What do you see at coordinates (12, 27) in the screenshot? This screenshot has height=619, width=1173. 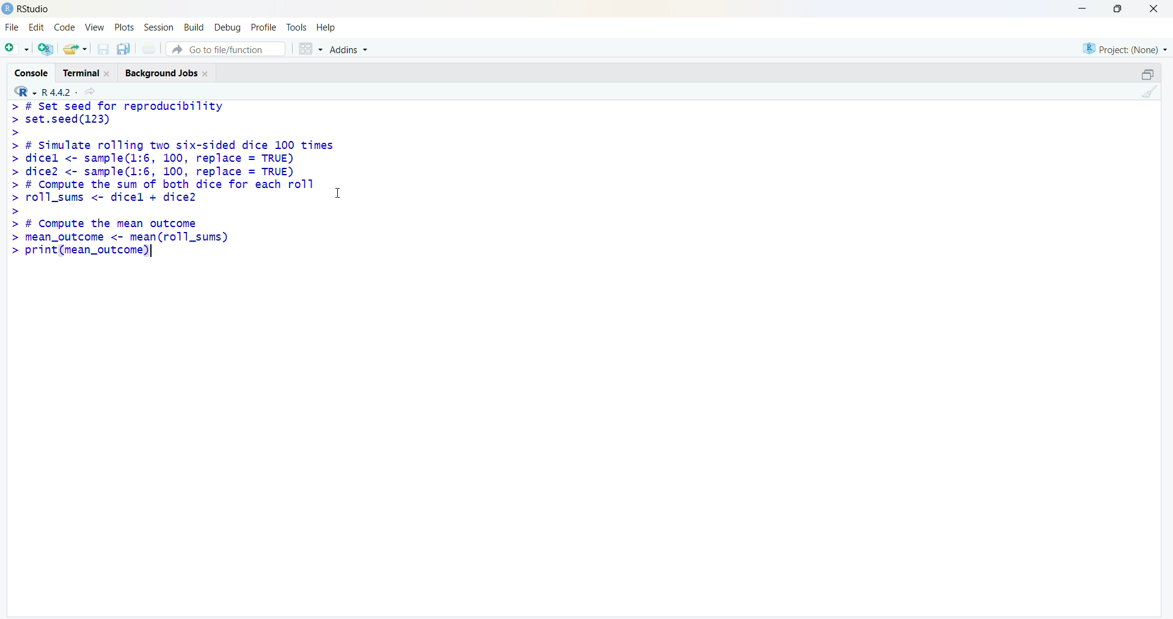 I see `file` at bounding box center [12, 27].